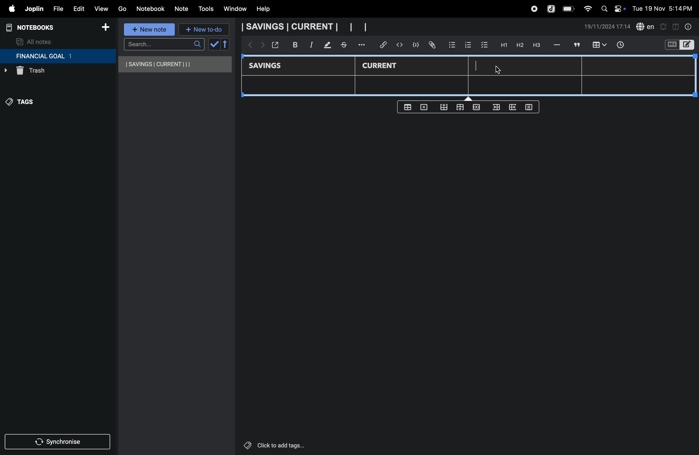  What do you see at coordinates (205, 9) in the screenshot?
I see `tools` at bounding box center [205, 9].